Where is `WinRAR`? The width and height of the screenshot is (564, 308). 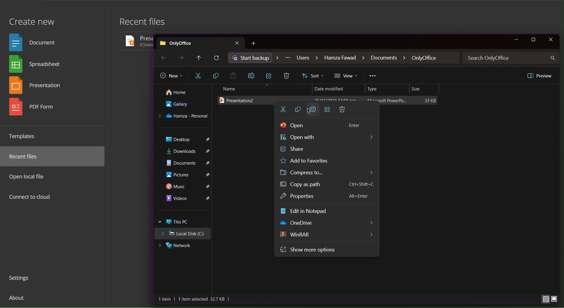
WinRAR is located at coordinates (297, 235).